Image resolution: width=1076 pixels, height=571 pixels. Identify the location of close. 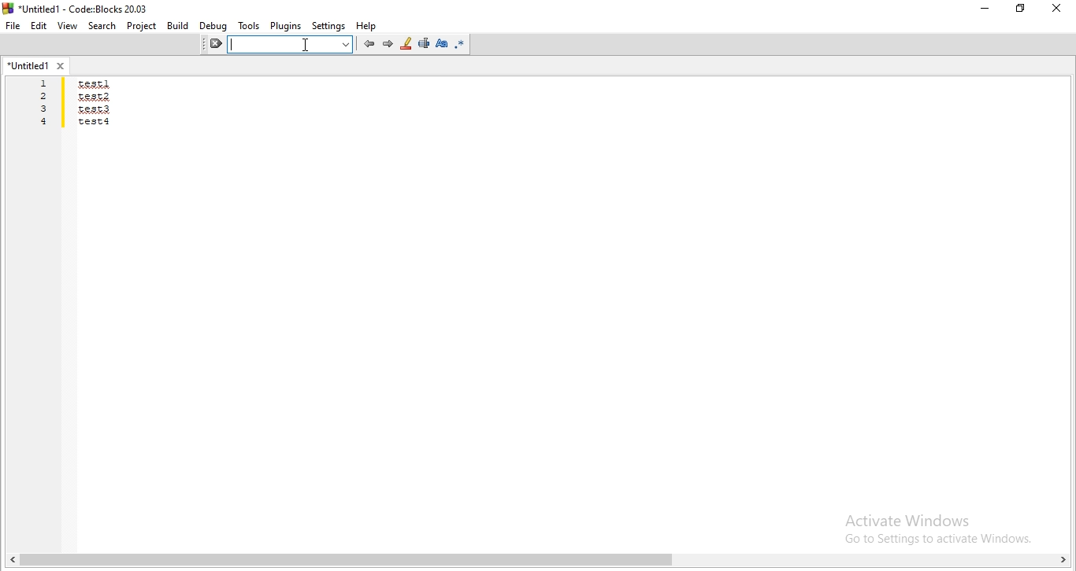
(61, 65).